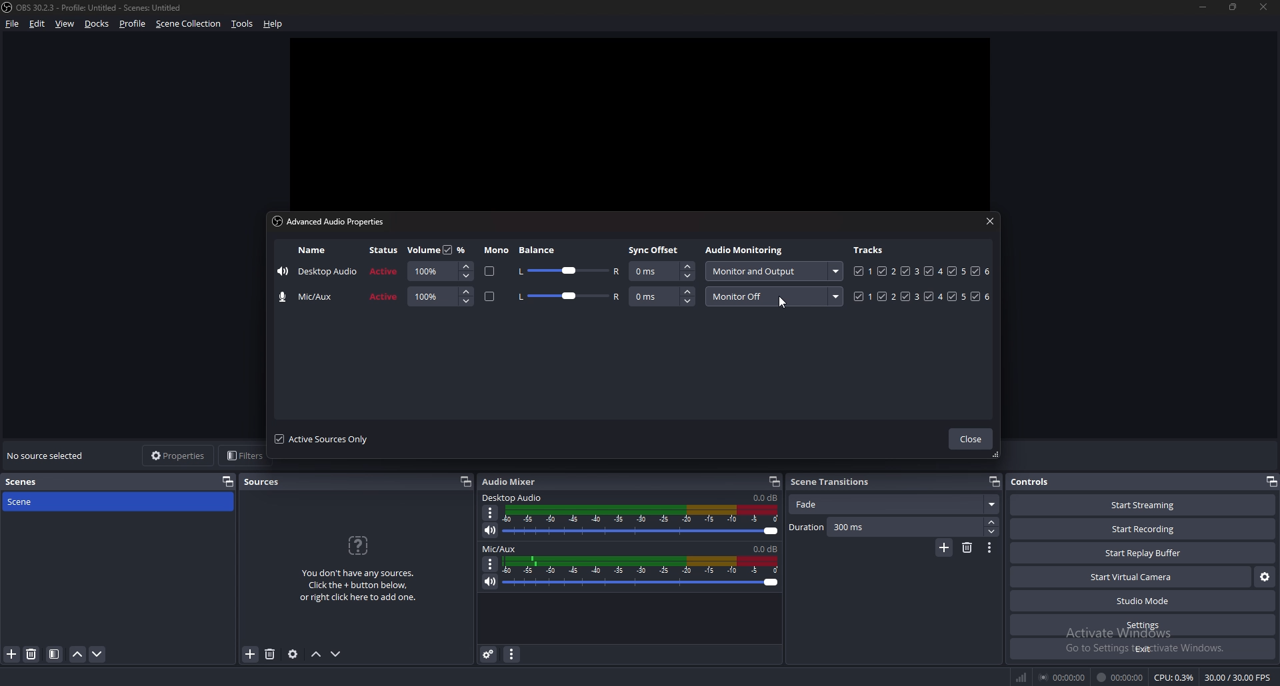 This screenshot has width=1280, height=686. Describe the element at coordinates (271, 653) in the screenshot. I see `remove source` at that location.